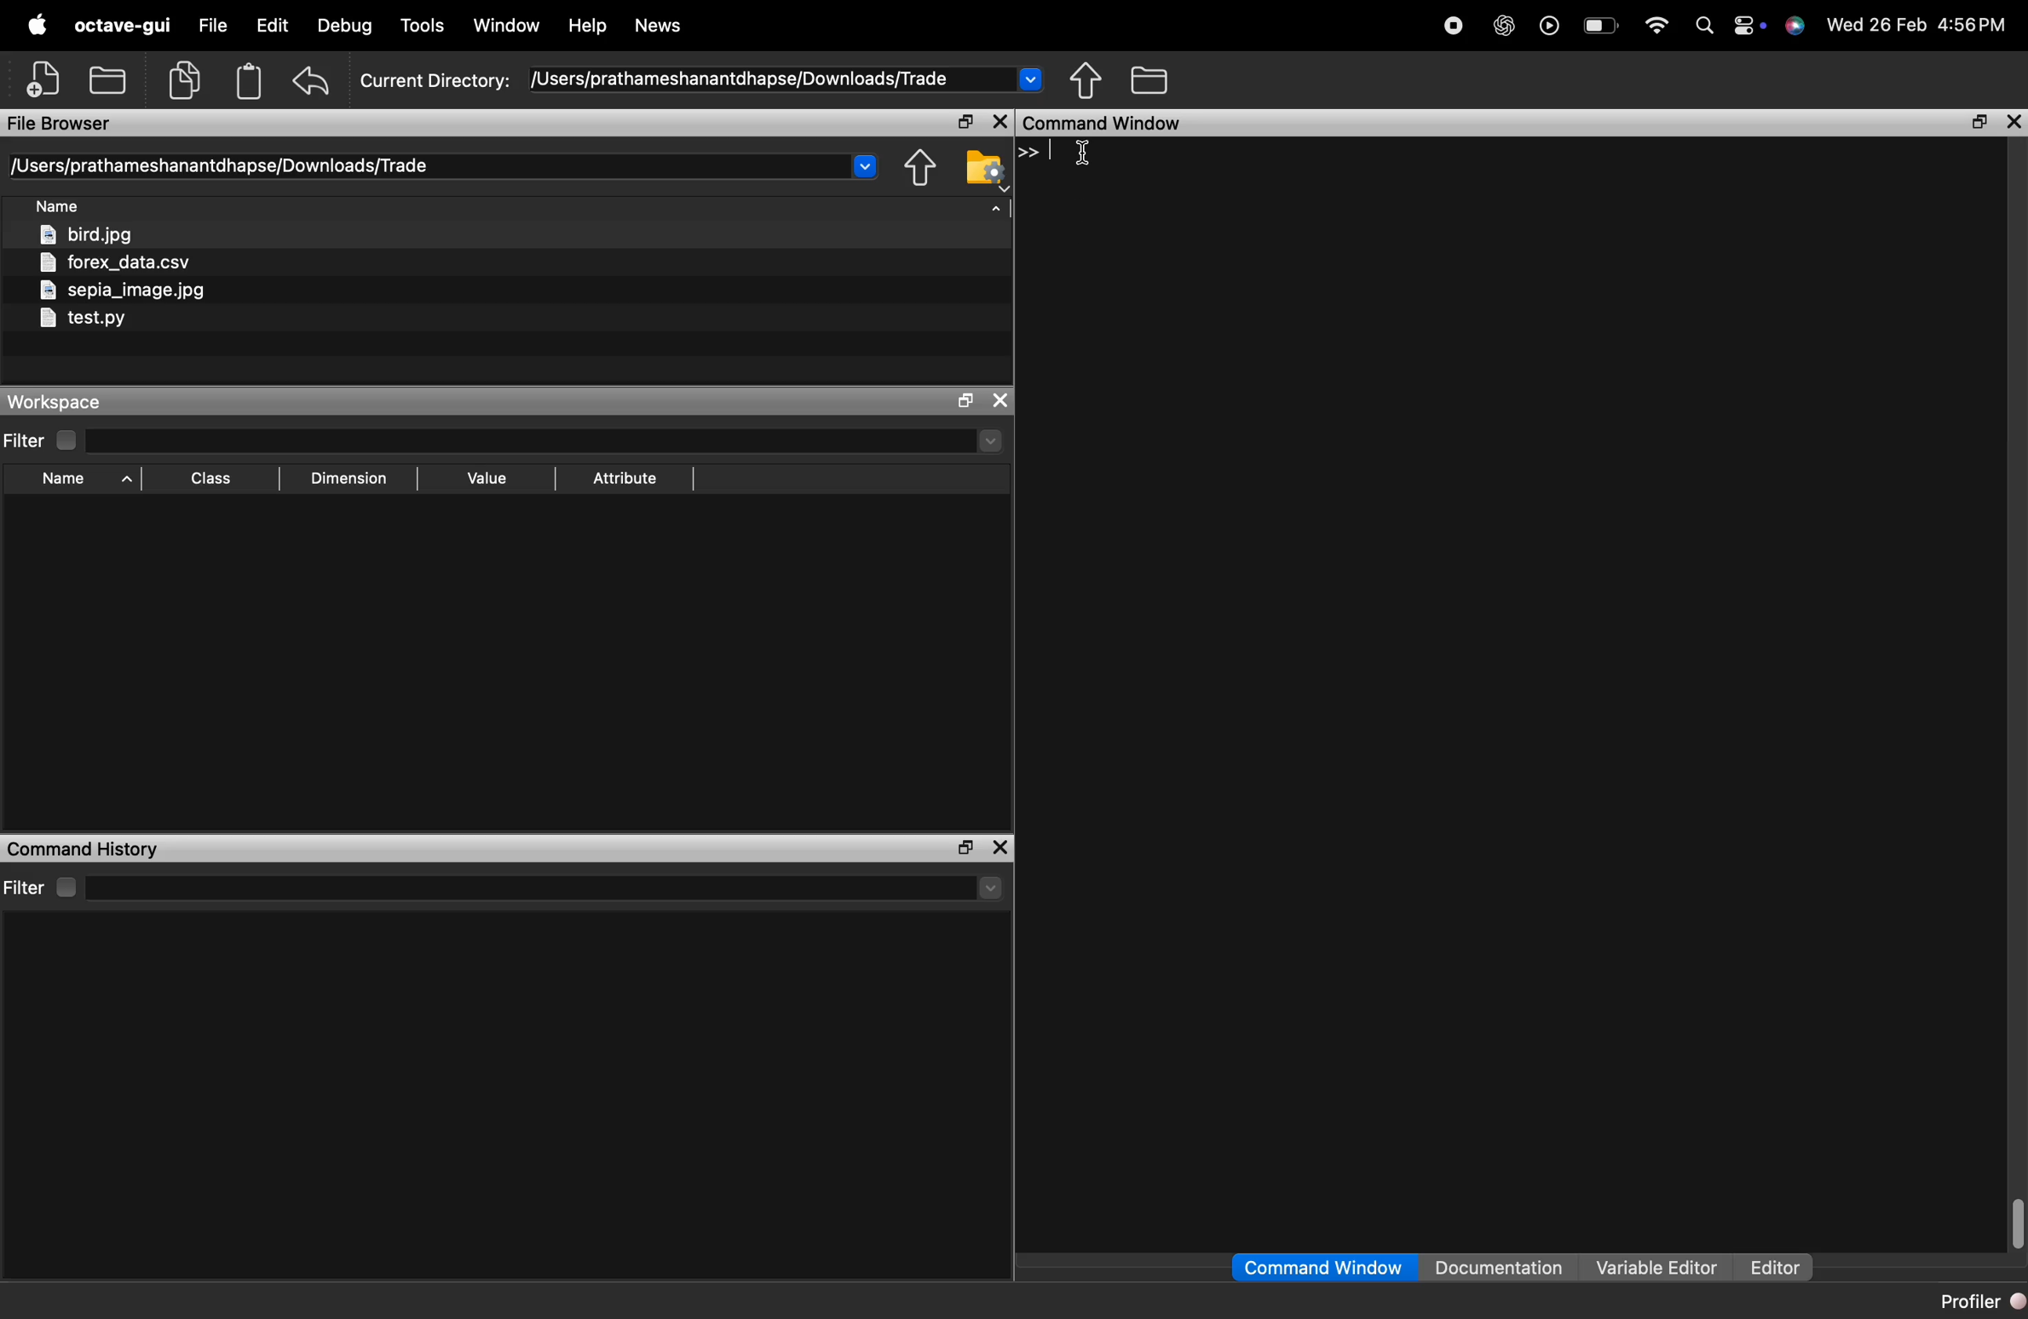  I want to click on Tools, so click(423, 25).